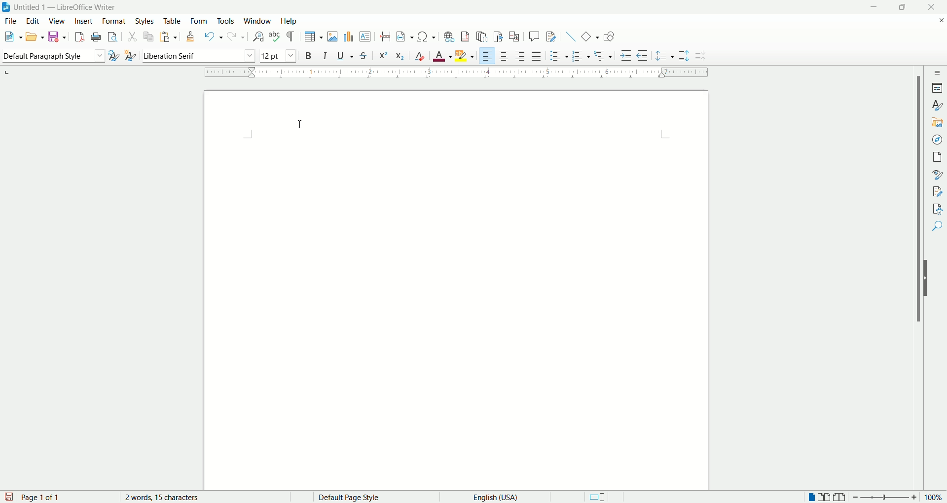  Describe the element at coordinates (941, 22) in the screenshot. I see `close document` at that location.